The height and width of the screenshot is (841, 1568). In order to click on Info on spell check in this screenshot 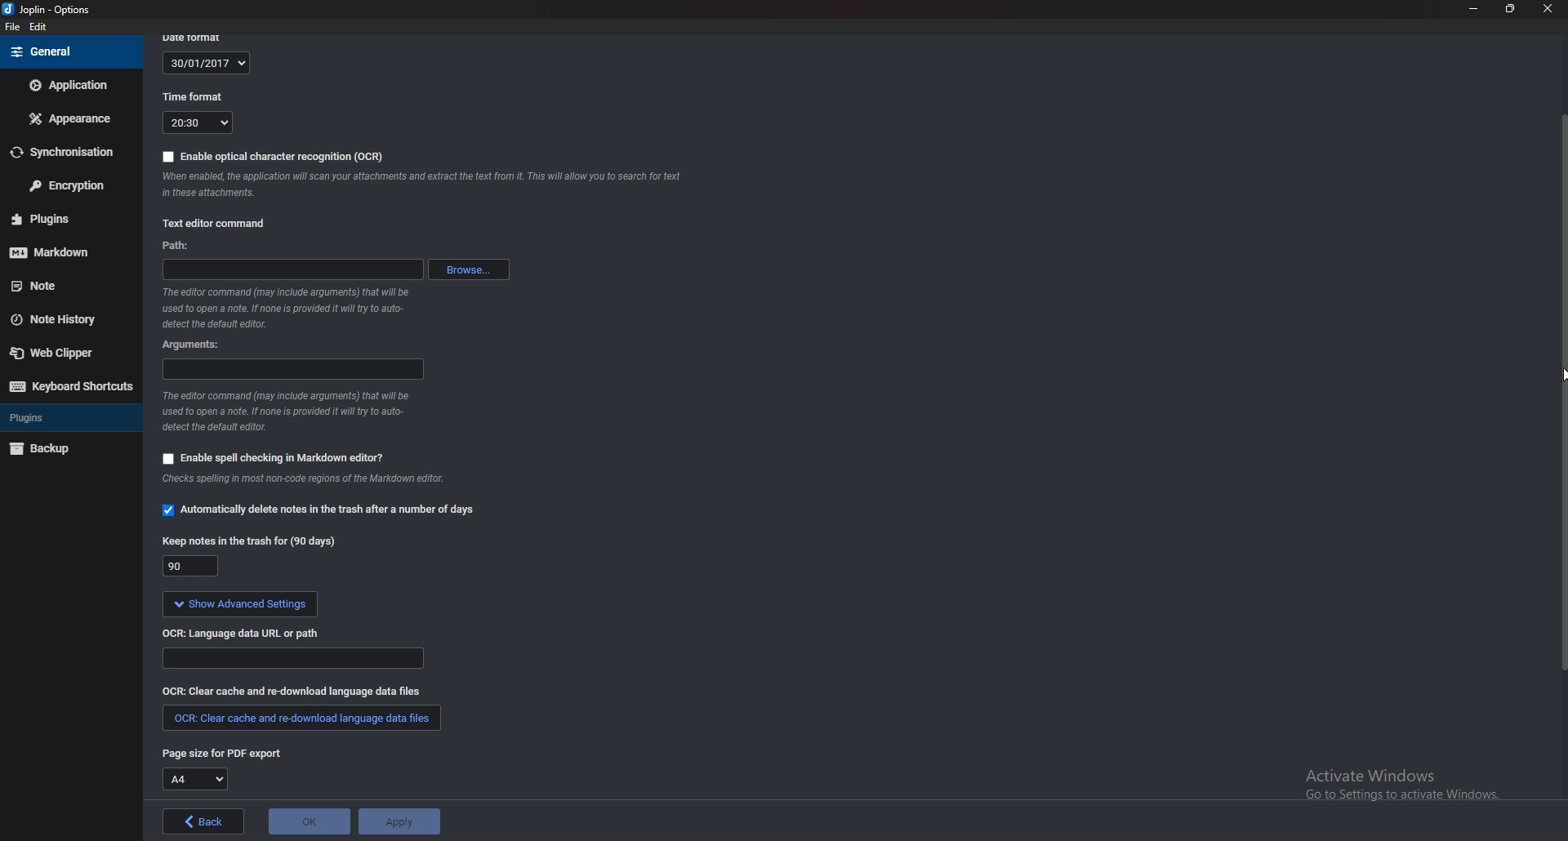, I will do `click(303, 479)`.